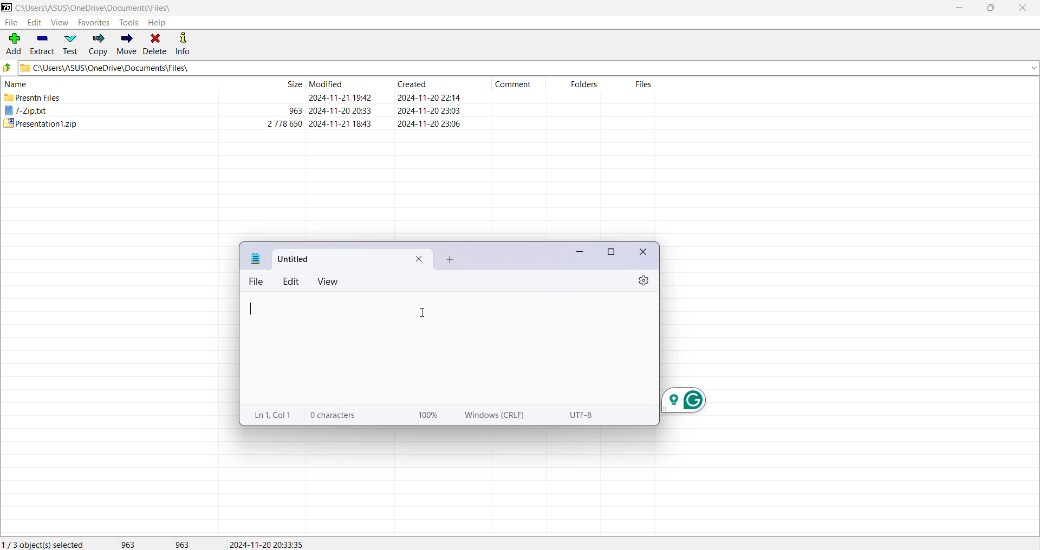 This screenshot has width=1040, height=550. What do you see at coordinates (272, 415) in the screenshot?
I see `ln 1, col 1` at bounding box center [272, 415].